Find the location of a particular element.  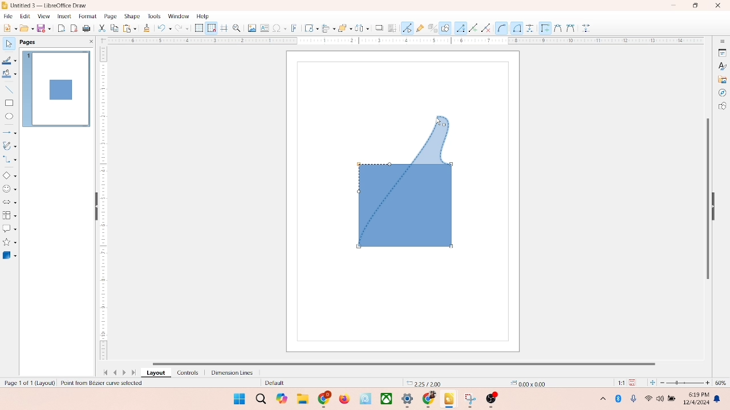

layout is located at coordinates (155, 373).